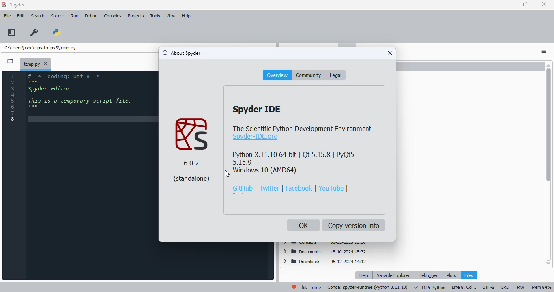 The width and height of the screenshot is (554, 292). I want to click on help, so click(364, 275).